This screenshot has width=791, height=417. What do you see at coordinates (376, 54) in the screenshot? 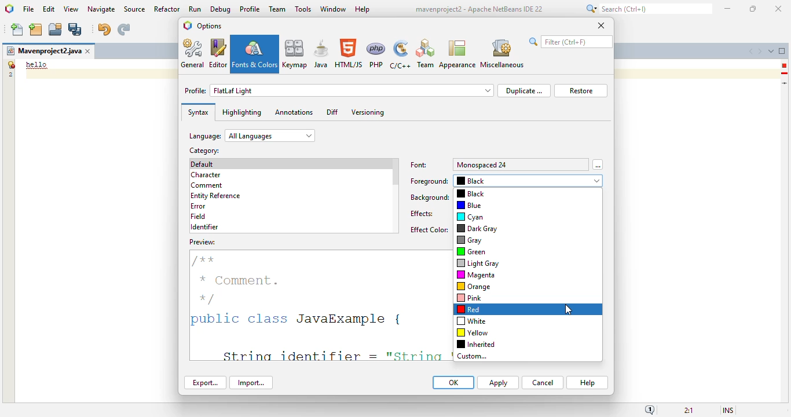
I see `PHP` at bounding box center [376, 54].